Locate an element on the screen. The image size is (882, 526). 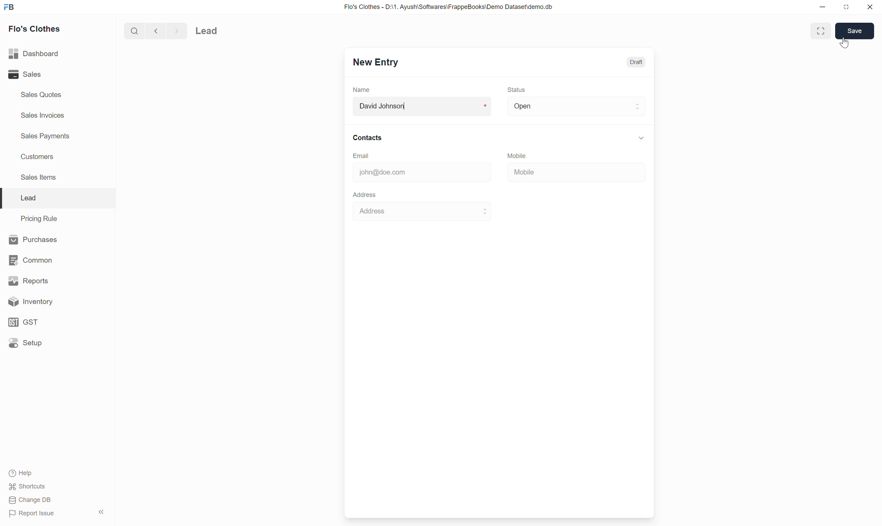
Mobile is located at coordinates (555, 171).